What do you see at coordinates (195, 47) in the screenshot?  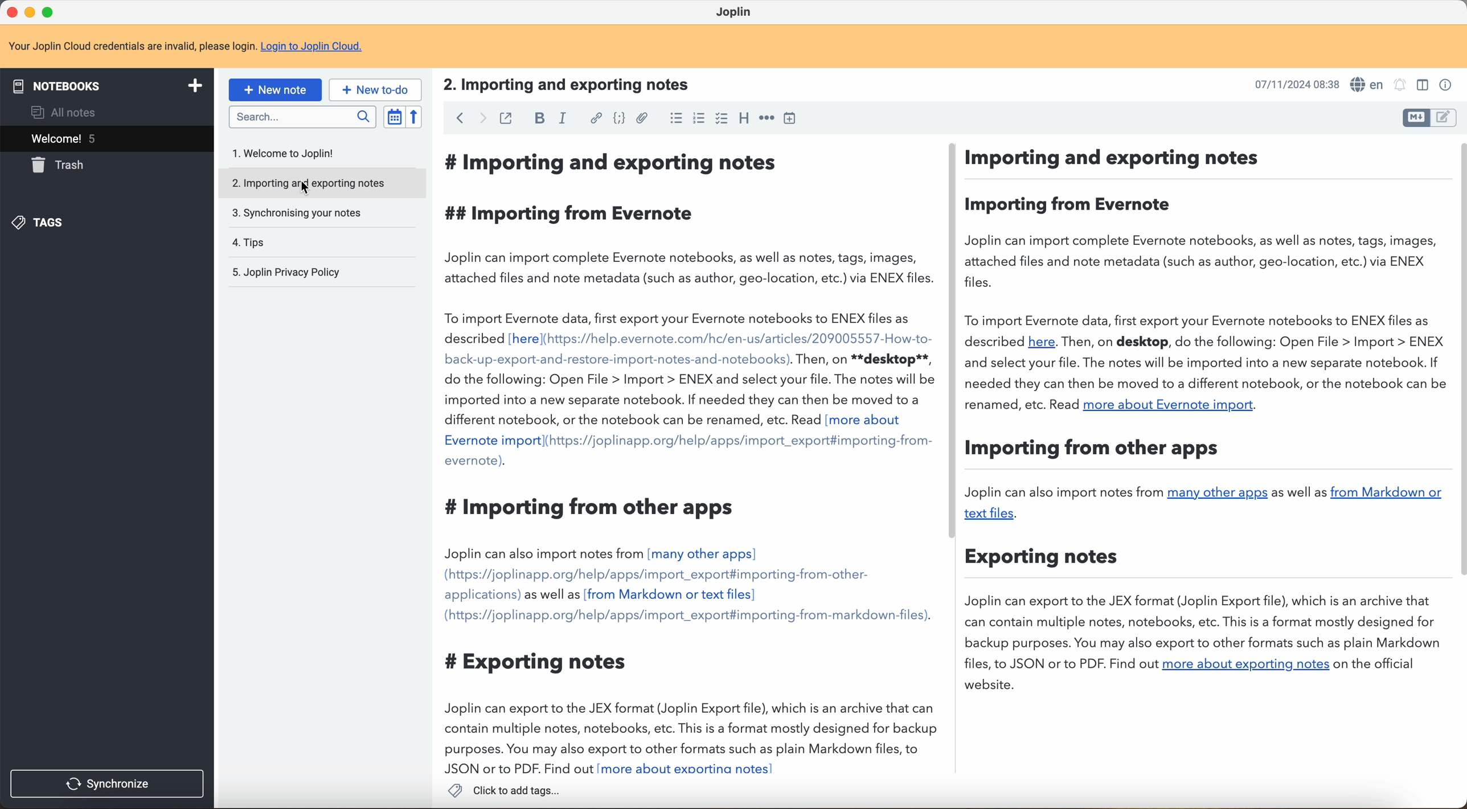 I see `Your Joplin Cloud credentials are invalid, please login. Login to Joplin Cloud.` at bounding box center [195, 47].